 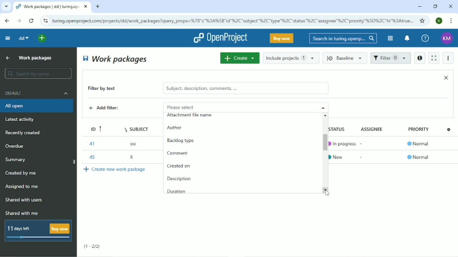 What do you see at coordinates (108, 89) in the screenshot?
I see `Filter by text` at bounding box center [108, 89].